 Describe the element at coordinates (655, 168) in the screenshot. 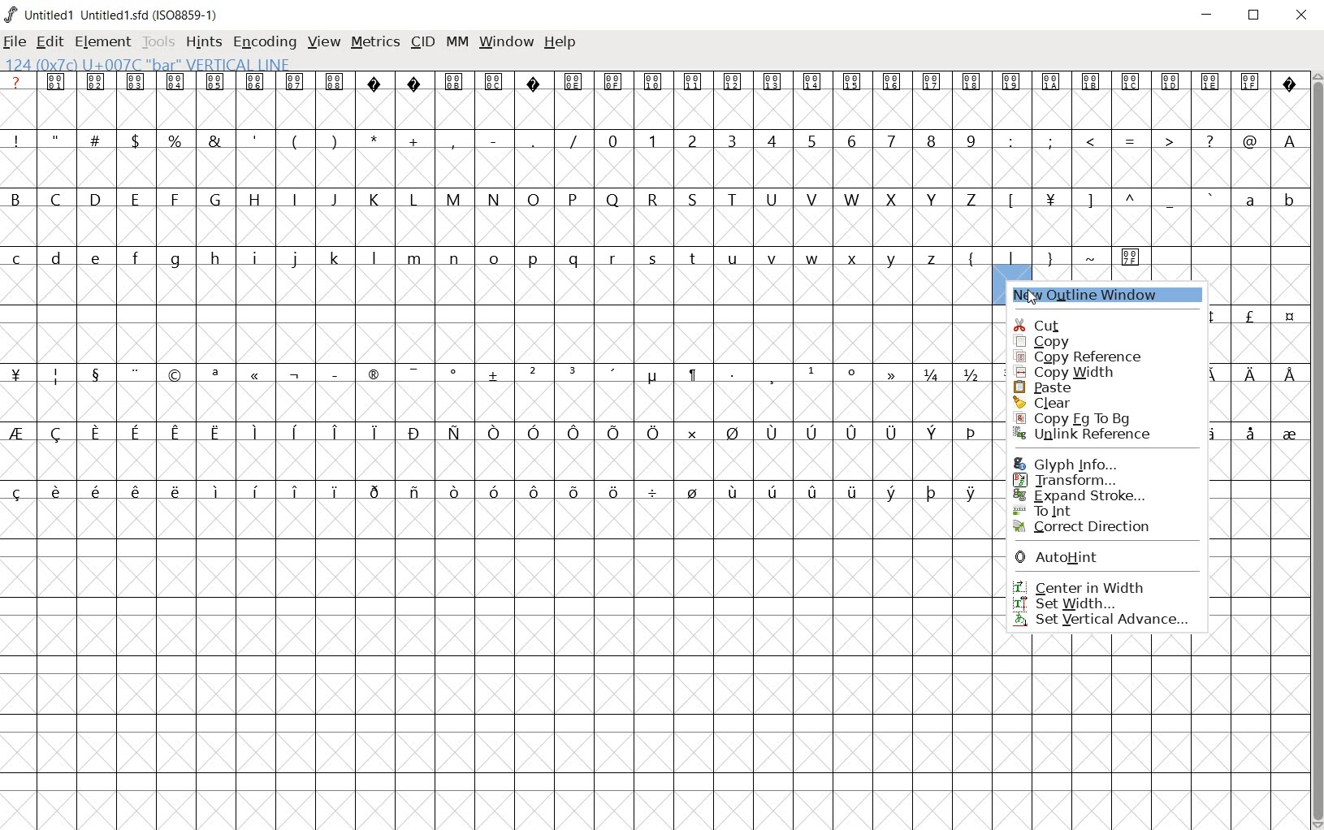

I see `empty cells` at that location.